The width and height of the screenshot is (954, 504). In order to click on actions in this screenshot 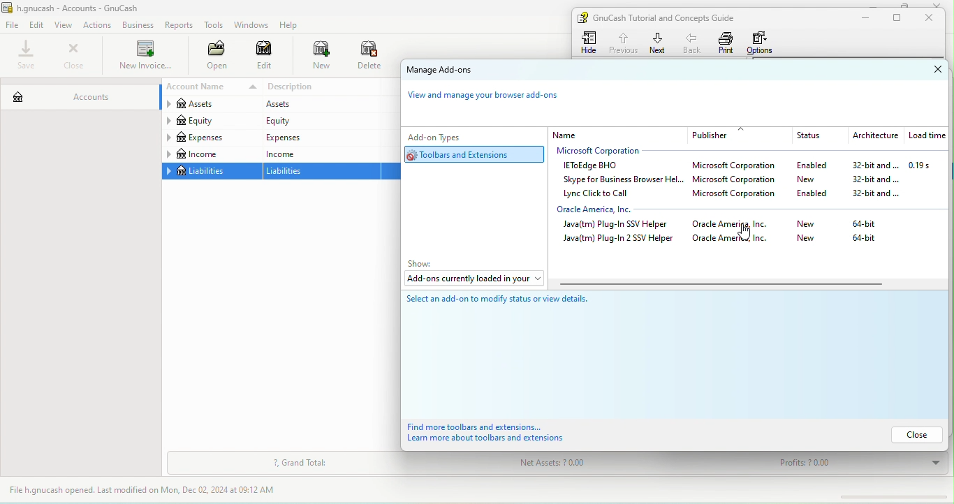, I will do `click(100, 25)`.